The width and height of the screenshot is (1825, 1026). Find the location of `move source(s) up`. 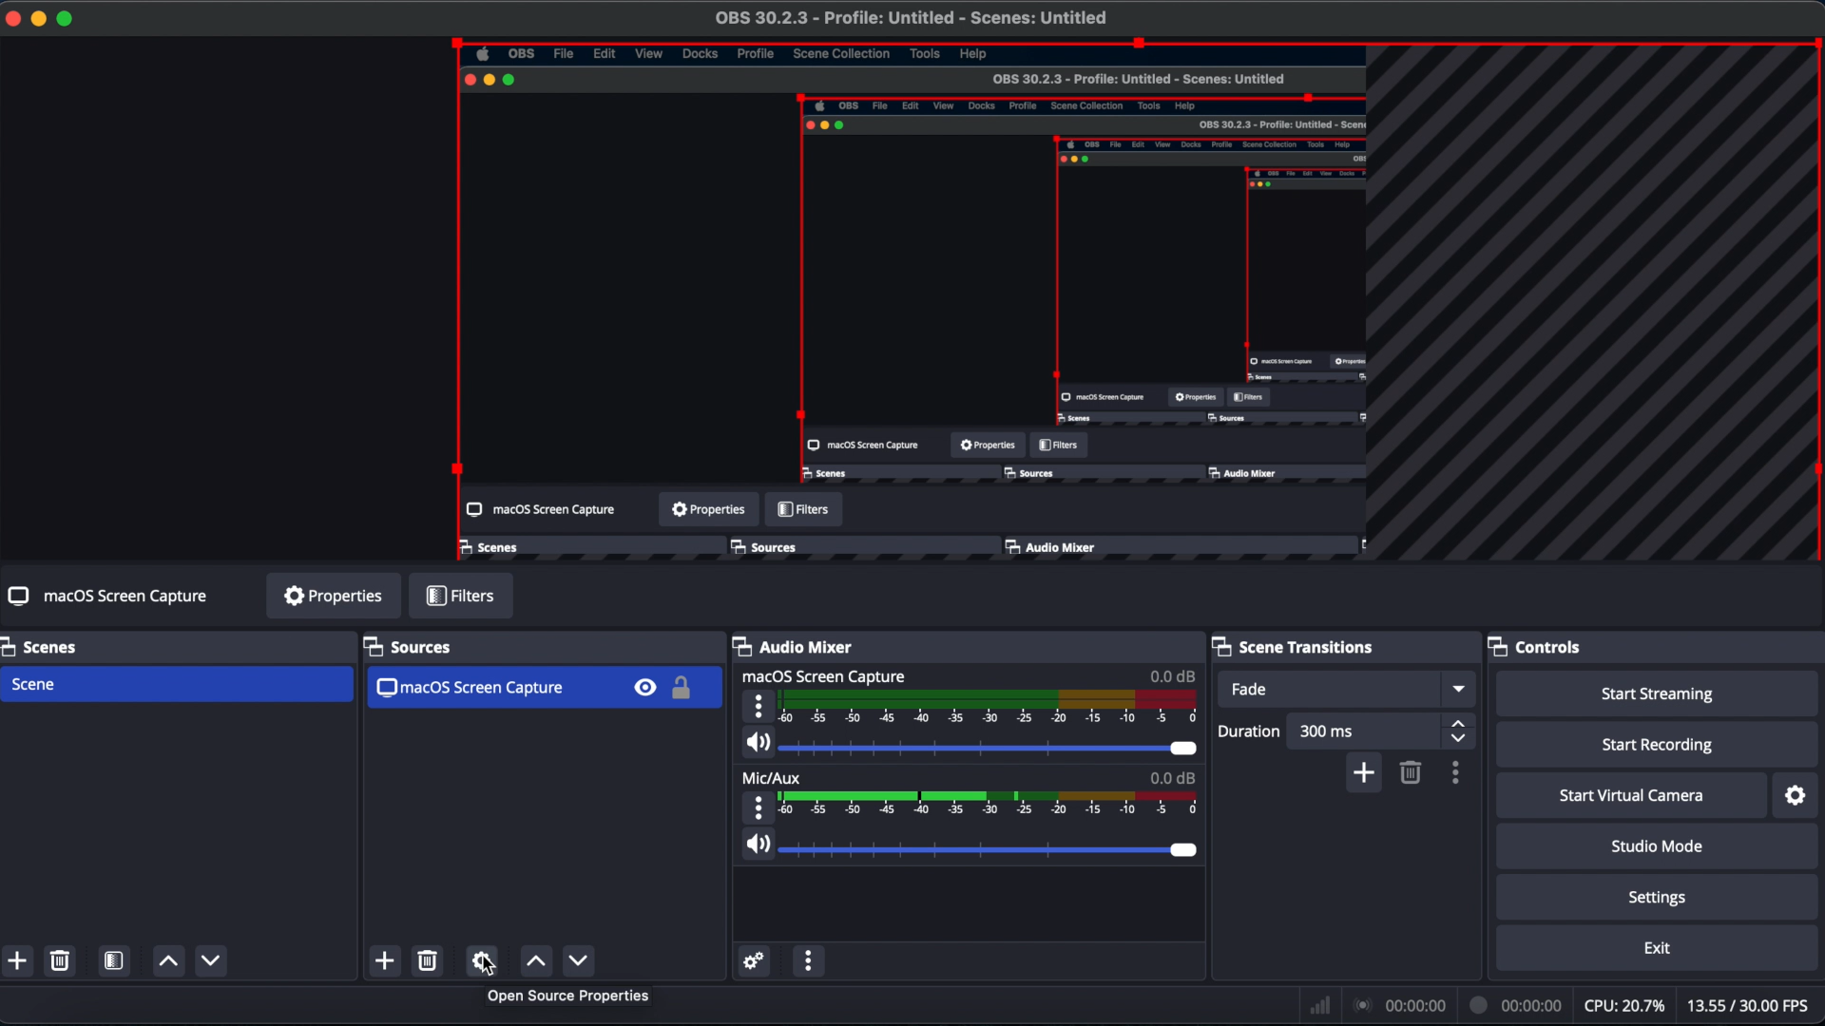

move source(s) up is located at coordinates (579, 961).